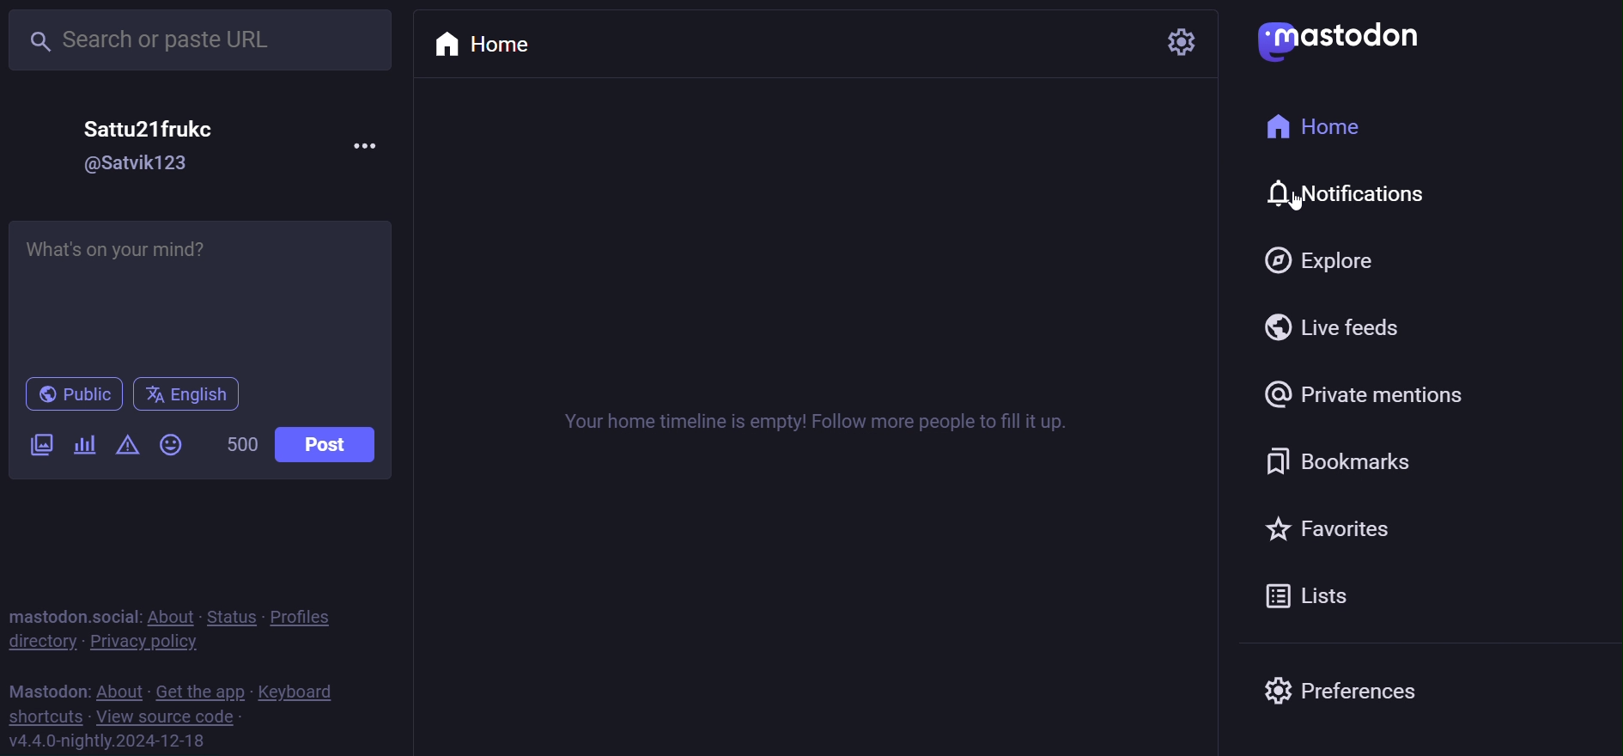 The height and width of the screenshot is (756, 1623). I want to click on privacy policy, so click(153, 641).